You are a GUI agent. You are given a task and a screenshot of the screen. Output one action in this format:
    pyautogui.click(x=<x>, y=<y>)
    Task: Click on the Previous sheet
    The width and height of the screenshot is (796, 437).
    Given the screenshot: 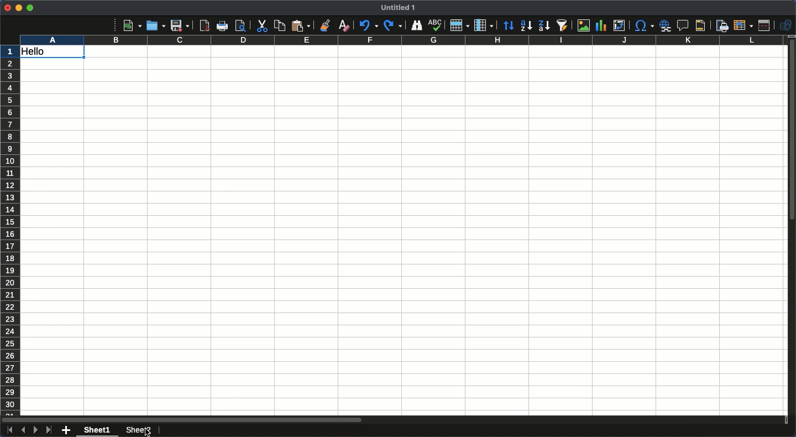 What is the action you would take?
    pyautogui.click(x=23, y=430)
    